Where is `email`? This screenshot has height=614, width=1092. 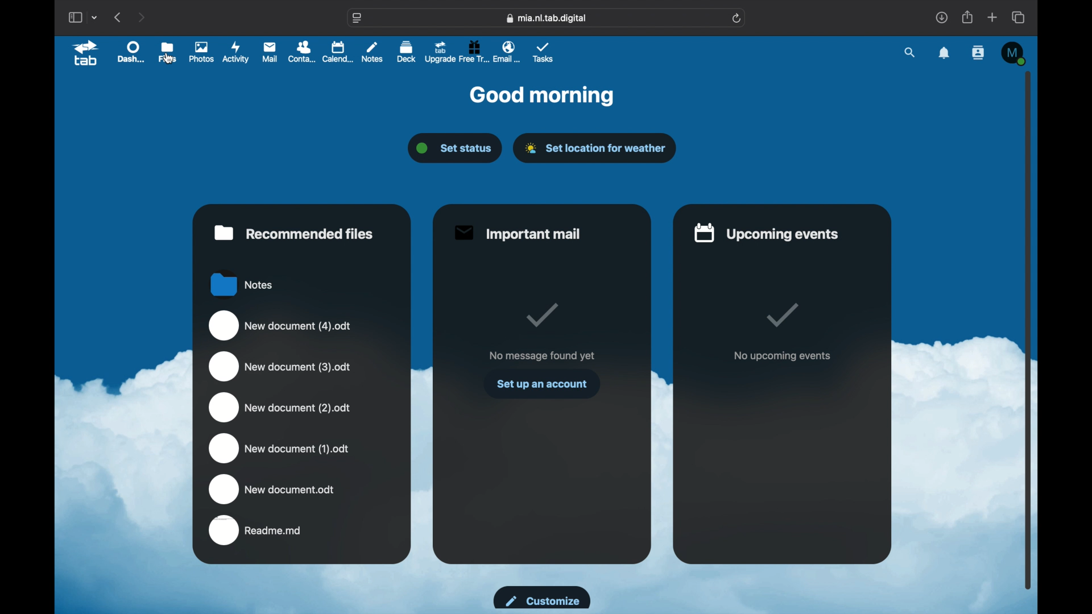 email is located at coordinates (508, 51).